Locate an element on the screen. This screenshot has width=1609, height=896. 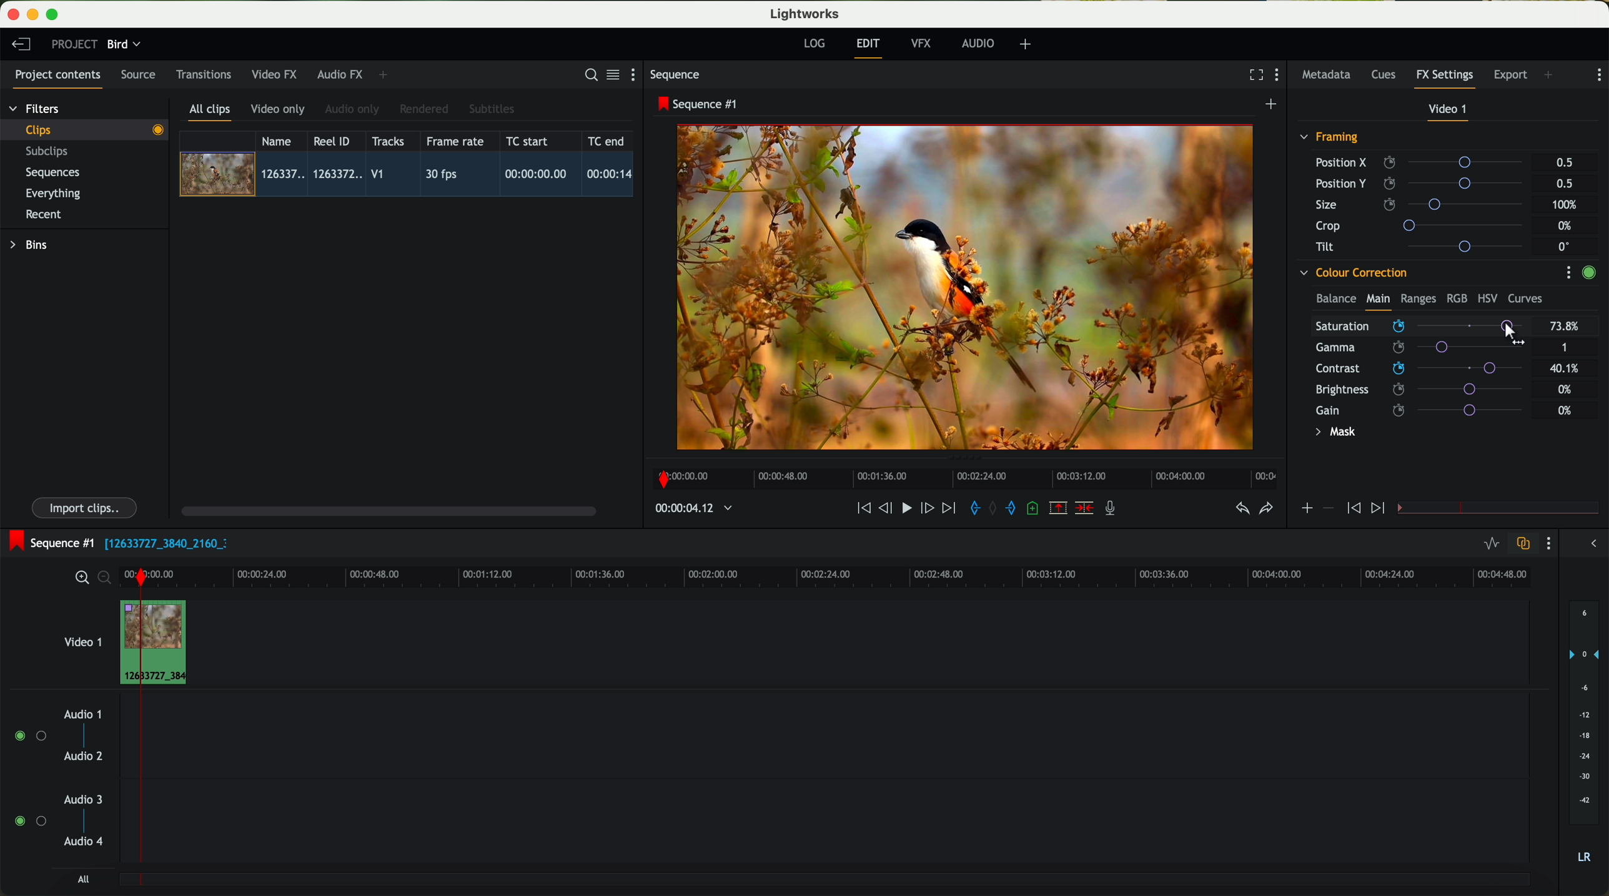
click on contrast is located at coordinates (1419, 370).